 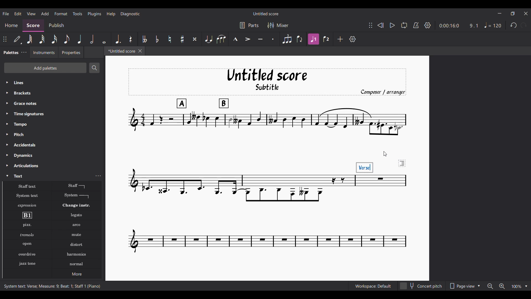 I want to click on Change instr., so click(x=76, y=205).